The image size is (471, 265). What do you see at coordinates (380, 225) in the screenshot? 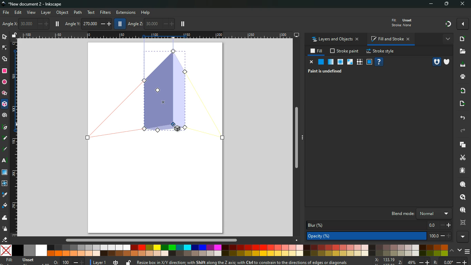
I see `blur` at bounding box center [380, 225].